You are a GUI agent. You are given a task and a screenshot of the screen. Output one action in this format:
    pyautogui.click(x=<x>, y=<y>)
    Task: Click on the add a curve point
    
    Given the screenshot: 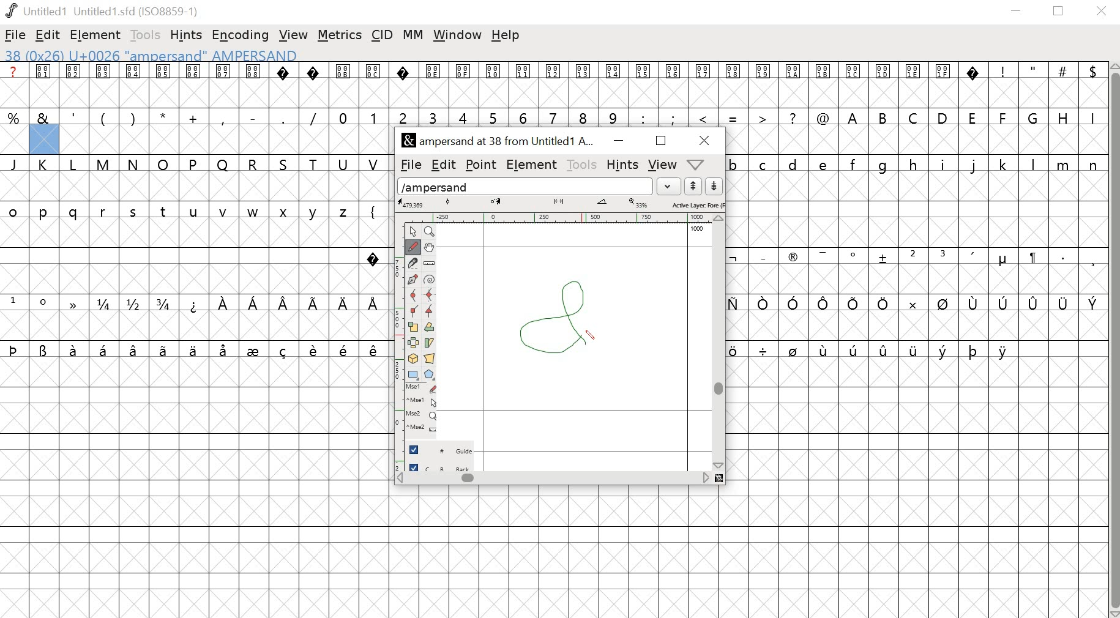 What is the action you would take?
    pyautogui.click(x=413, y=296)
    